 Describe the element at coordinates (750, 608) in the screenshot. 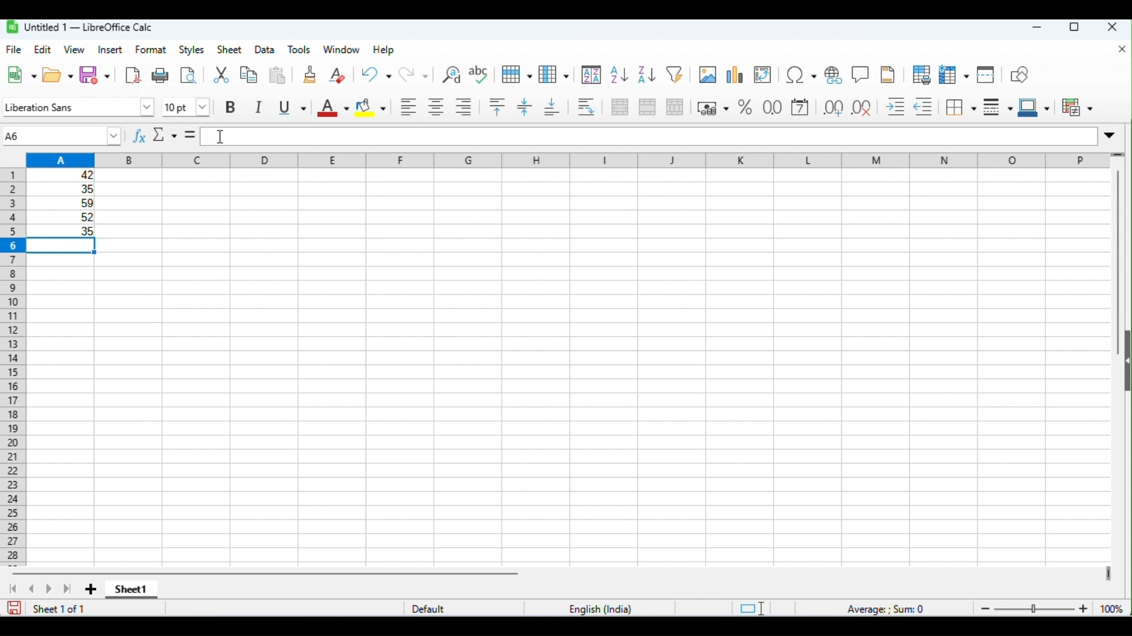

I see `standard selection` at that location.